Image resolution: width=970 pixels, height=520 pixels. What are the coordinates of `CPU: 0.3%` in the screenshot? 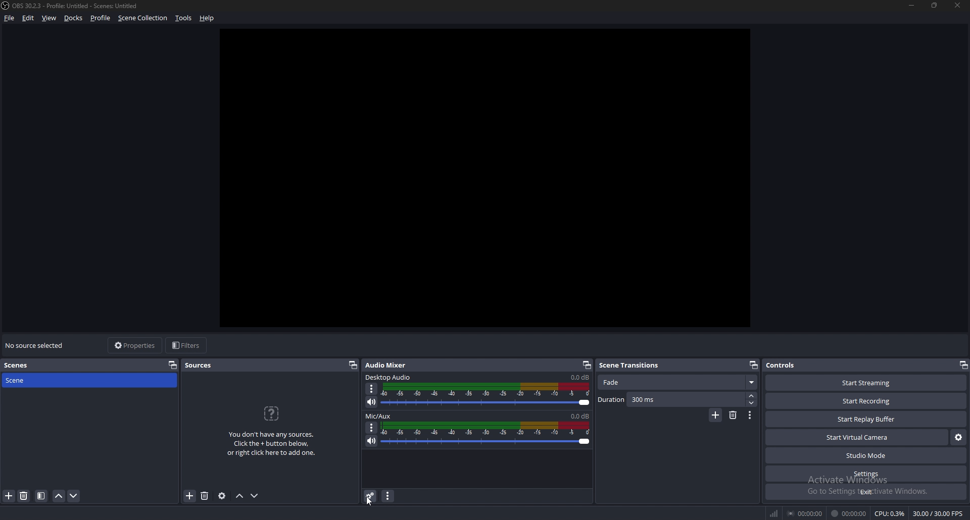 It's located at (891, 514).